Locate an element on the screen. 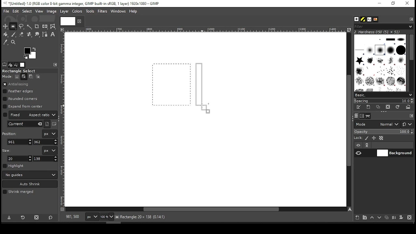 This screenshot has height=234, width=416. warp transform tool is located at coordinates (53, 27).